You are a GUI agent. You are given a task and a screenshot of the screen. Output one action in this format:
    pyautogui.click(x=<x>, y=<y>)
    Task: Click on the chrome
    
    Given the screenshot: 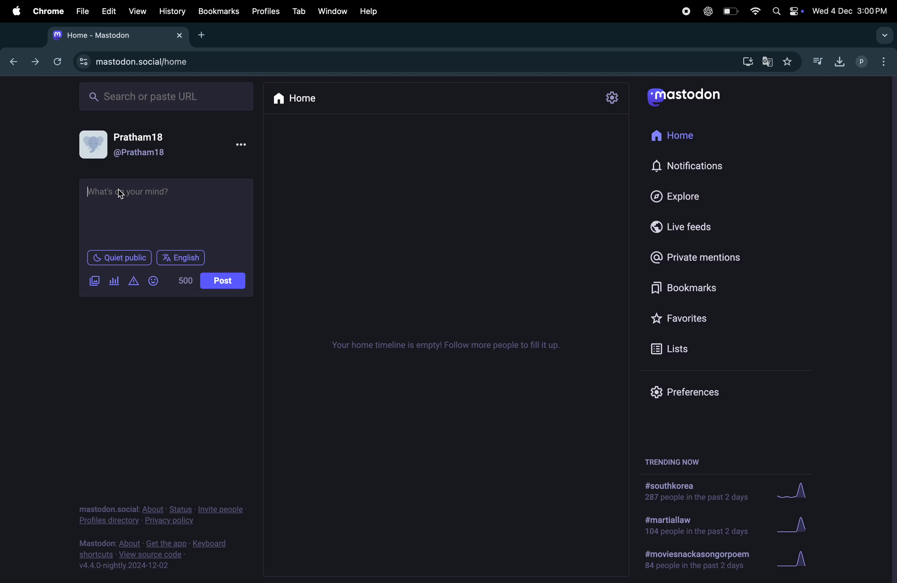 What is the action you would take?
    pyautogui.click(x=46, y=12)
    